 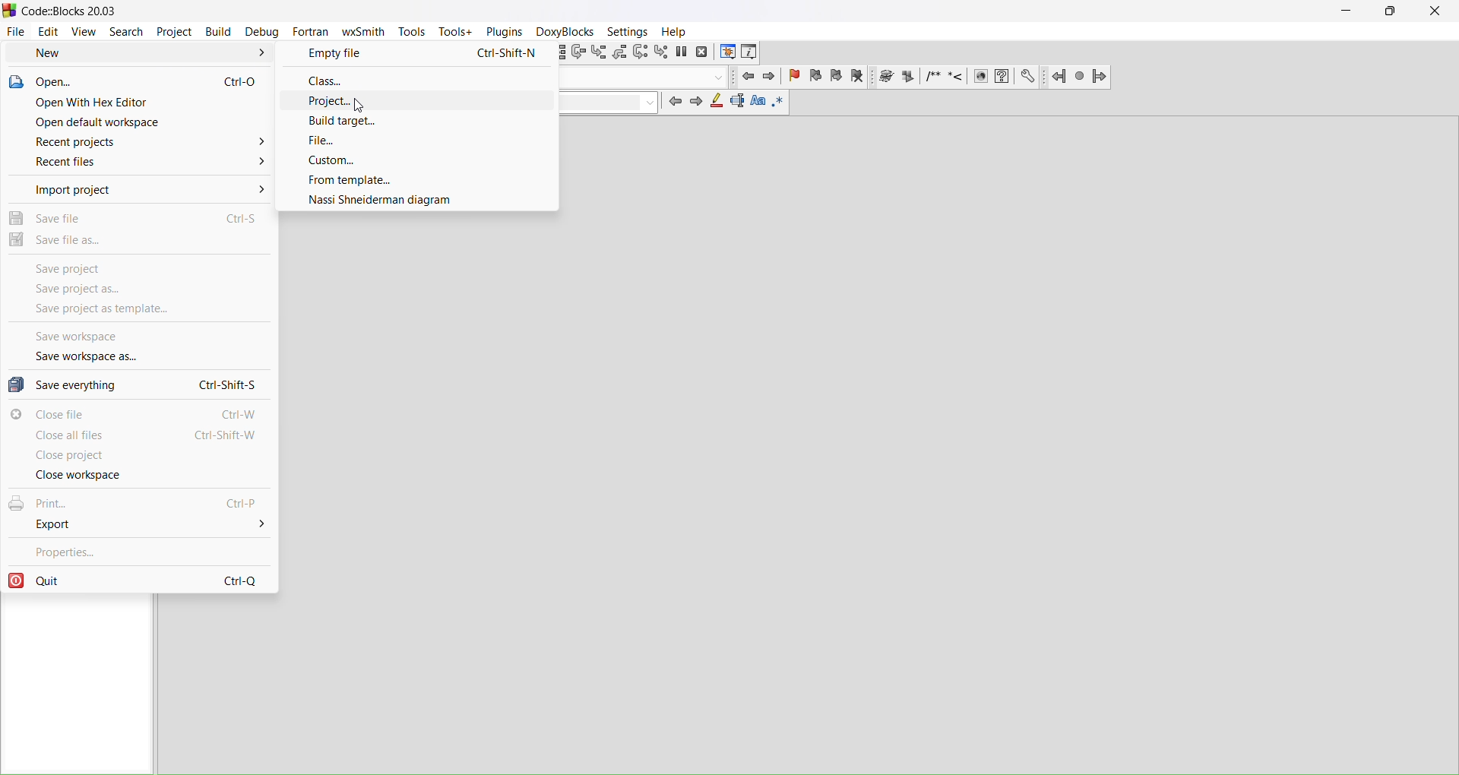 I want to click on properties, so click(x=141, y=551).